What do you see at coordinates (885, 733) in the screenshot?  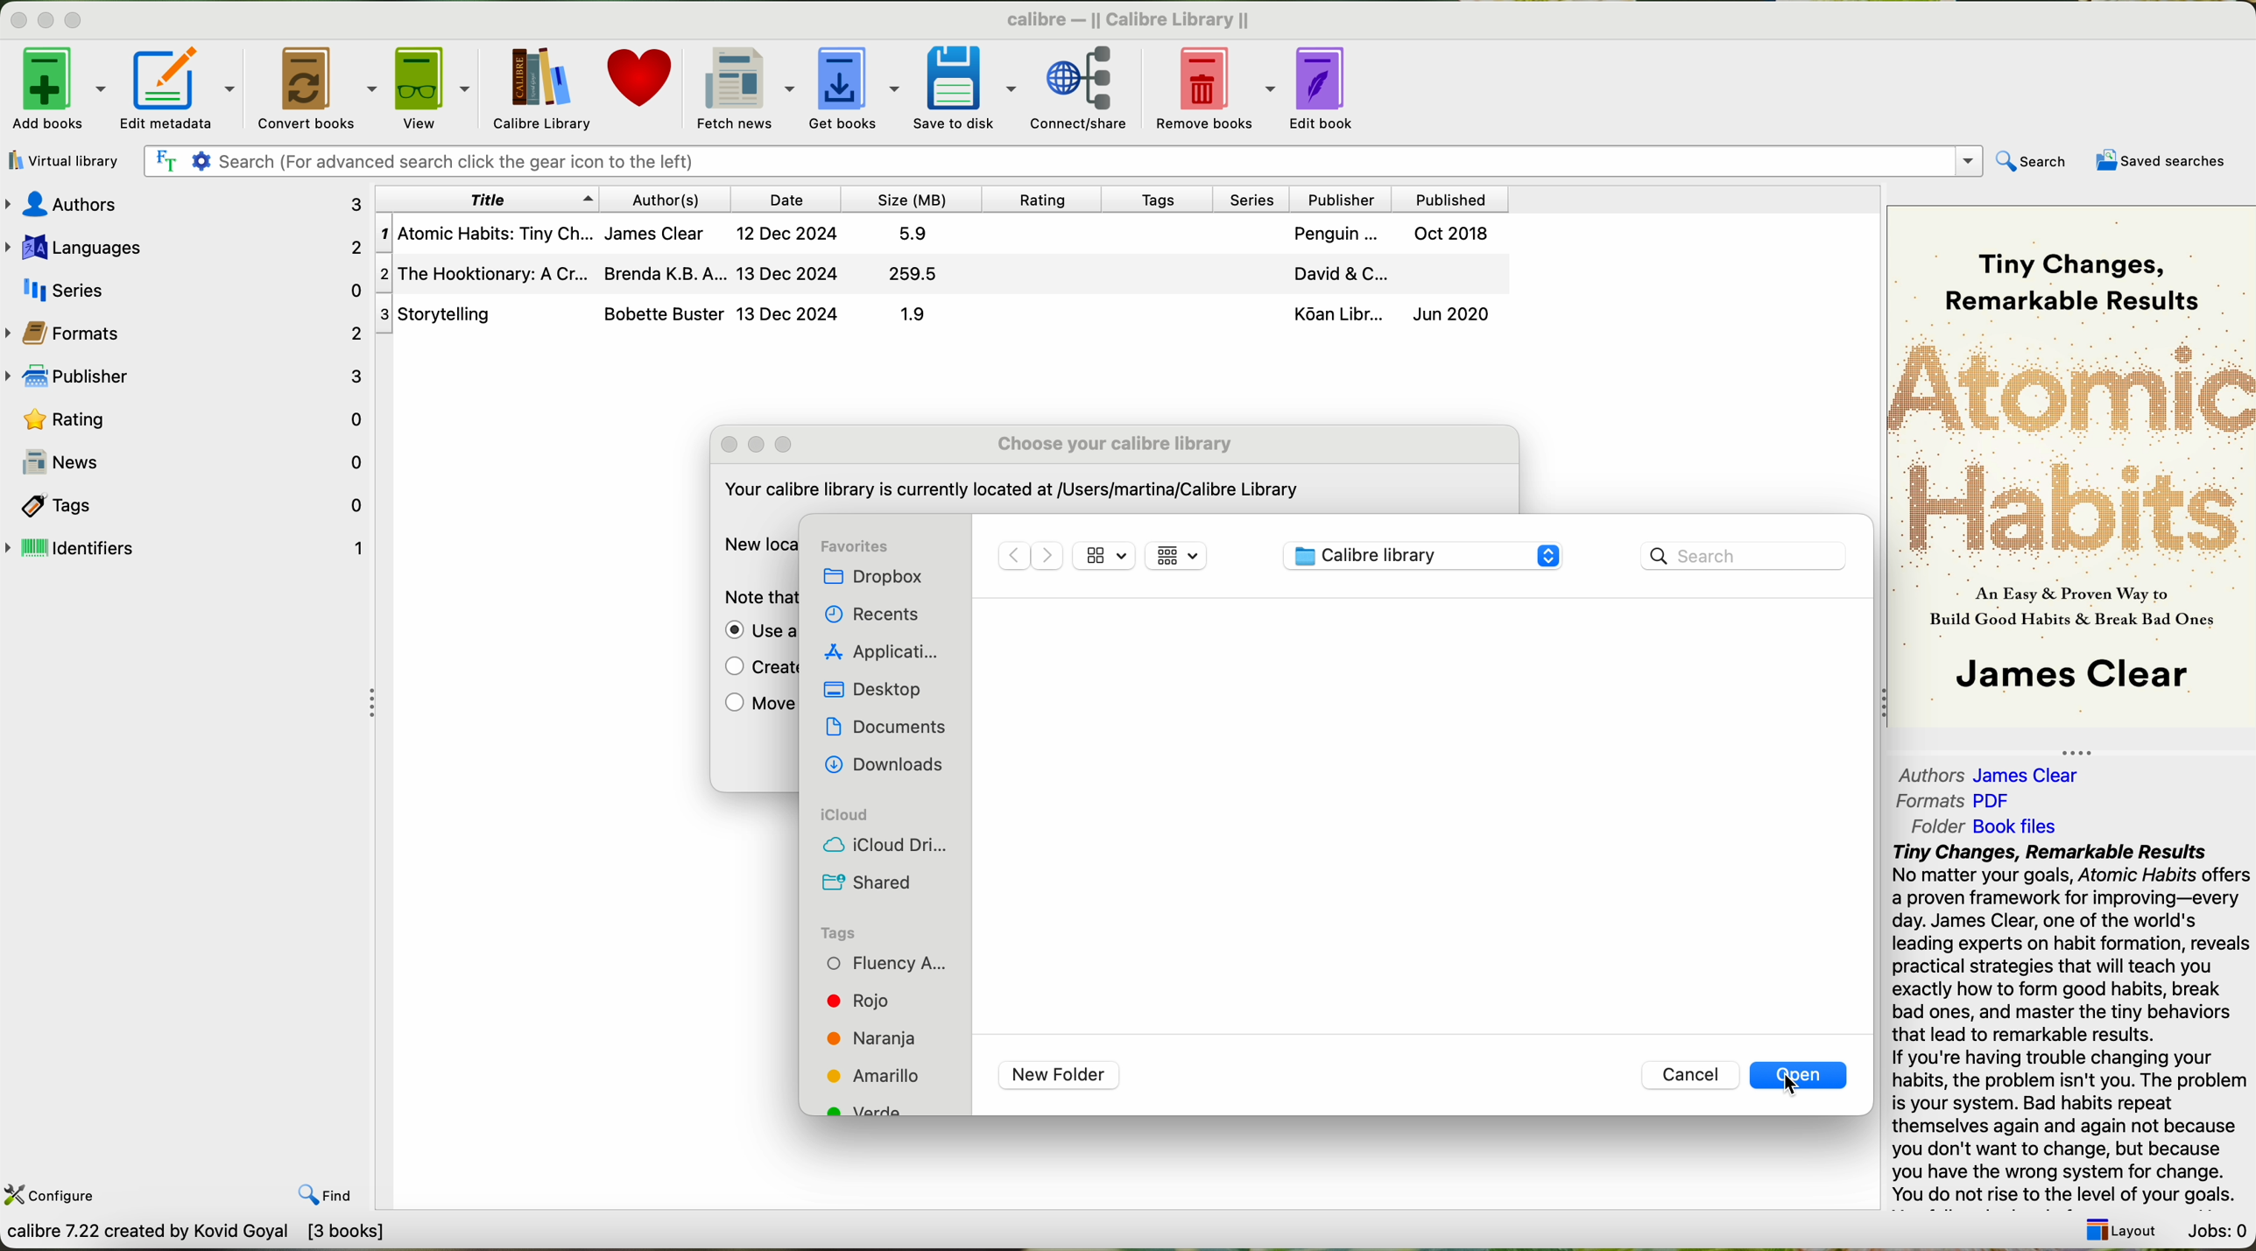 I see `documents` at bounding box center [885, 733].